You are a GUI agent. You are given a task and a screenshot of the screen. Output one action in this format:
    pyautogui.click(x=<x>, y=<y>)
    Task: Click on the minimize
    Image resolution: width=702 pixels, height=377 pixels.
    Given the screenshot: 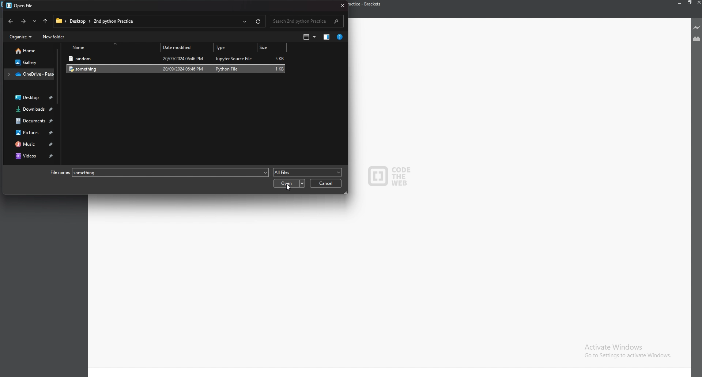 What is the action you would take?
    pyautogui.click(x=680, y=3)
    